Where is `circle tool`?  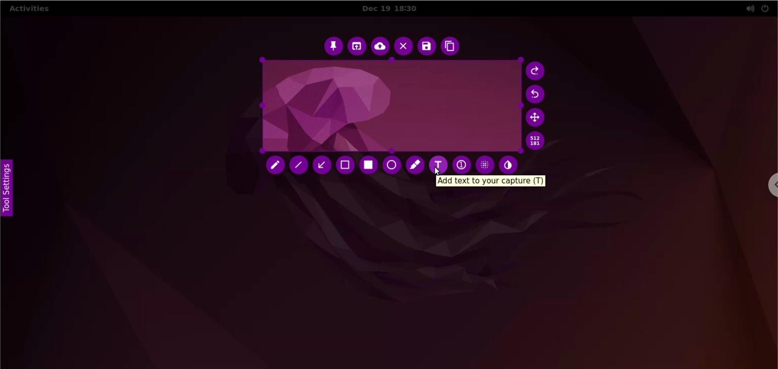
circle tool is located at coordinates (392, 165).